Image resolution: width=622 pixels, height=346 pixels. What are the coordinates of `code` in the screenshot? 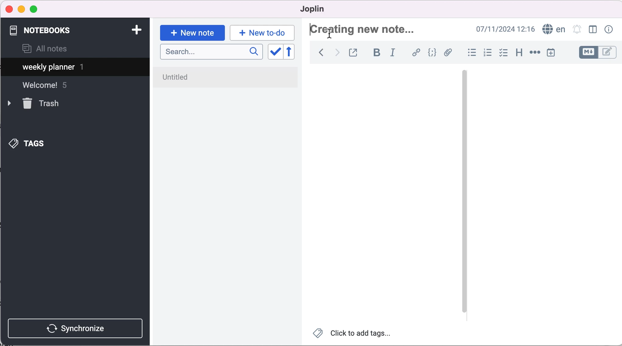 It's located at (432, 53).